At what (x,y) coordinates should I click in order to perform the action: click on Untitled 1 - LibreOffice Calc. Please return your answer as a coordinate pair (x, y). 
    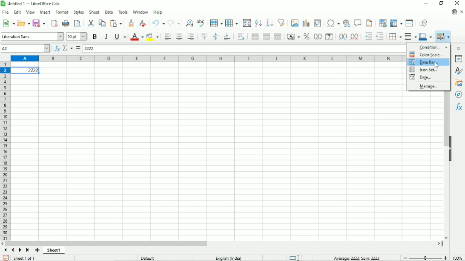
    Looking at the image, I should click on (32, 3).